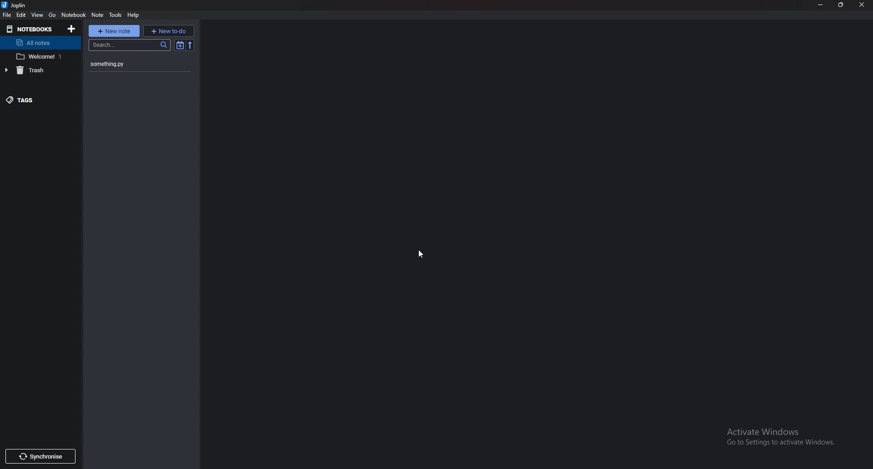 This screenshot has height=469, width=873. What do you see at coordinates (130, 45) in the screenshot?
I see `search` at bounding box center [130, 45].